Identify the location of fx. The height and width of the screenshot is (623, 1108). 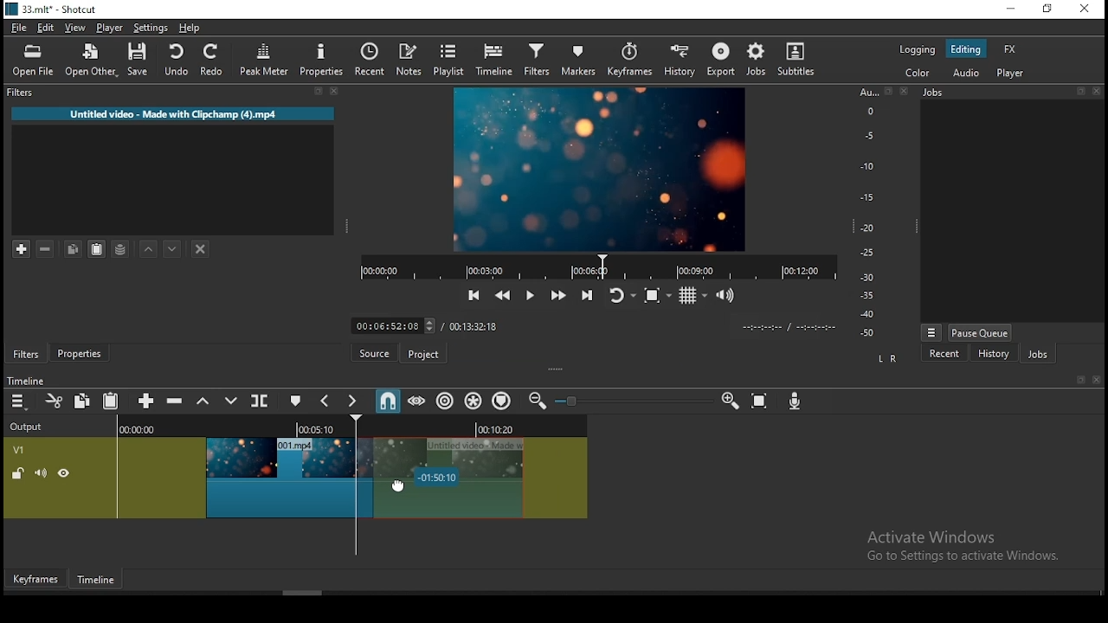
(1009, 48).